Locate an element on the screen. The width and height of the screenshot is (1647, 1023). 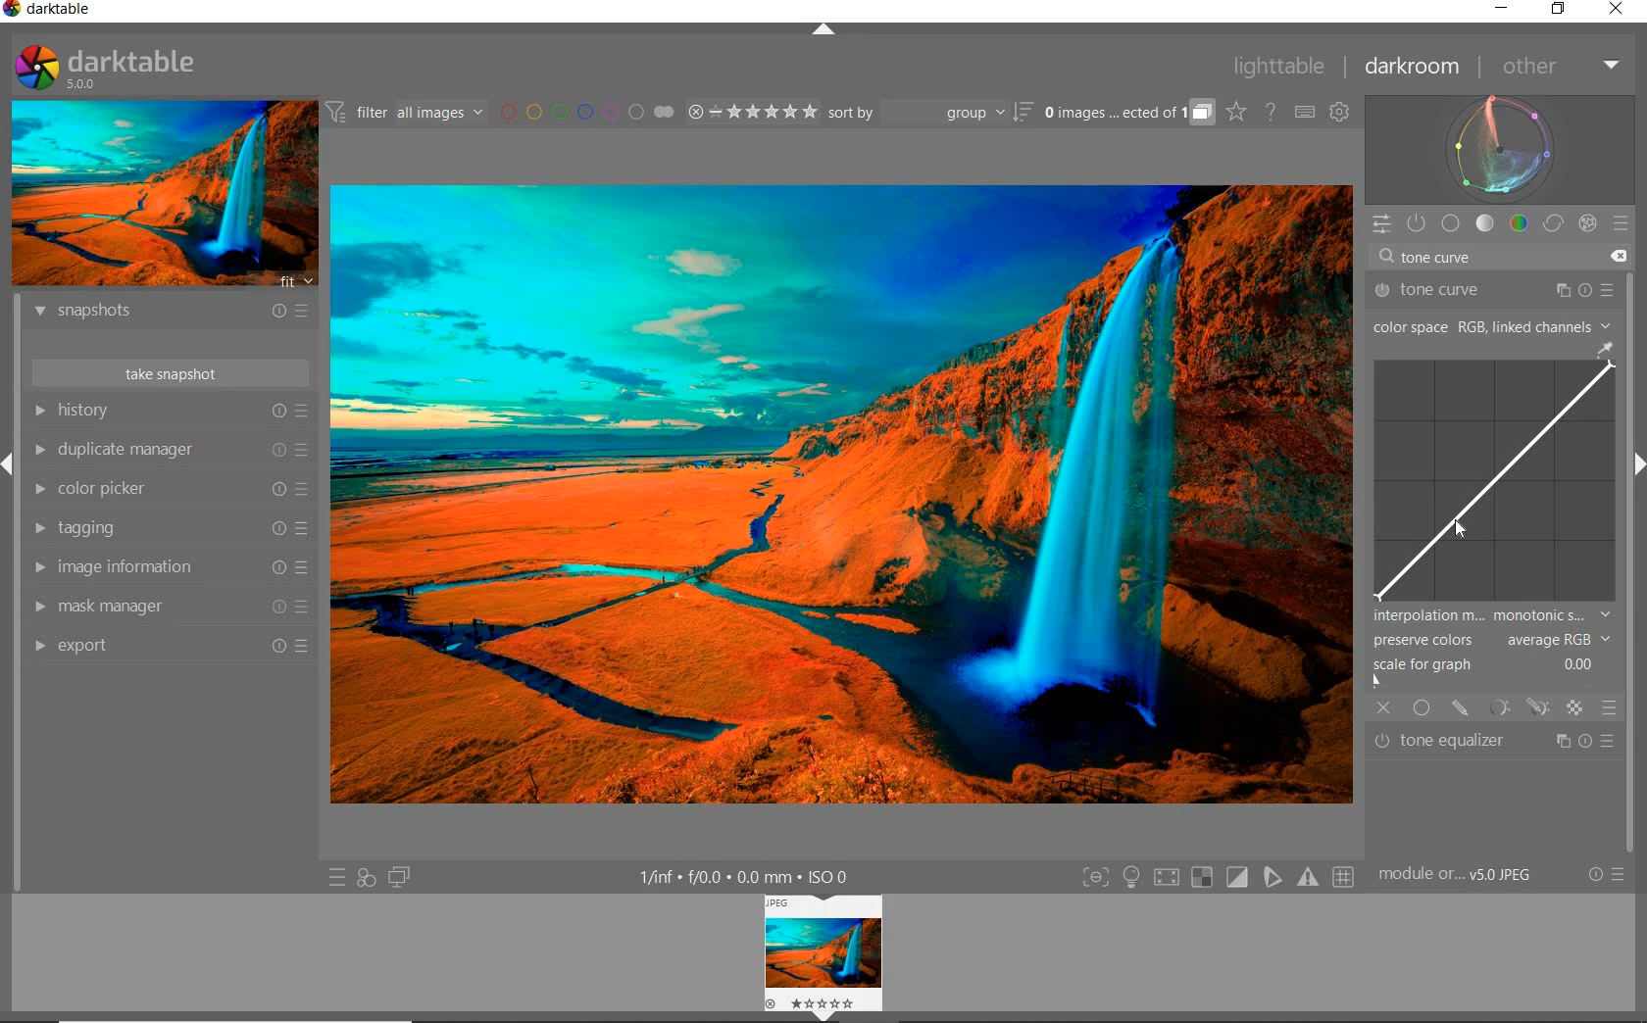
base is located at coordinates (1452, 222).